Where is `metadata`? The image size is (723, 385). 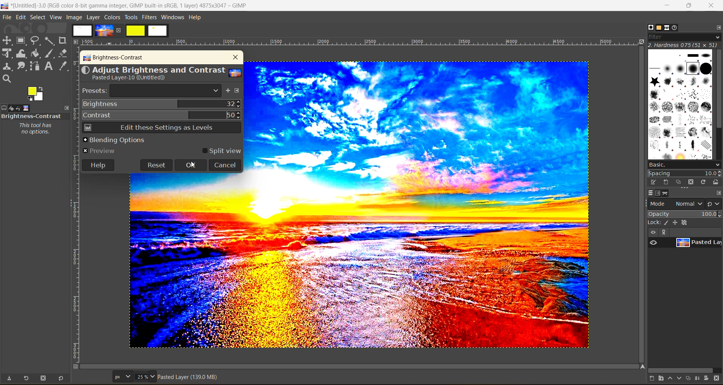
metadata is located at coordinates (189, 378).